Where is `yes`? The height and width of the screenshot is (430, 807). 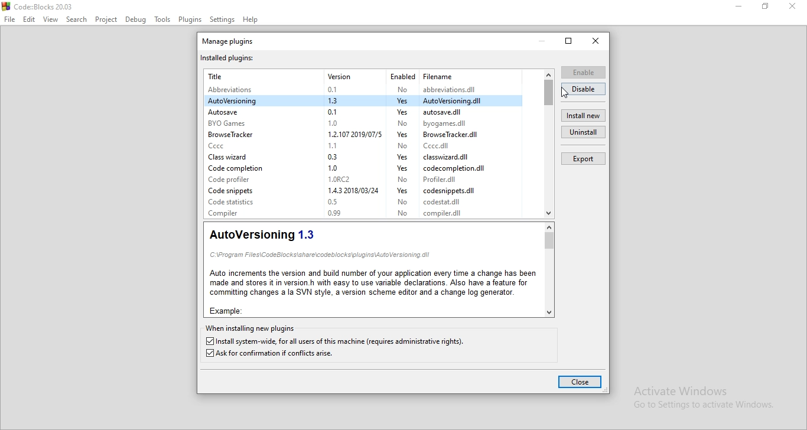 yes is located at coordinates (401, 100).